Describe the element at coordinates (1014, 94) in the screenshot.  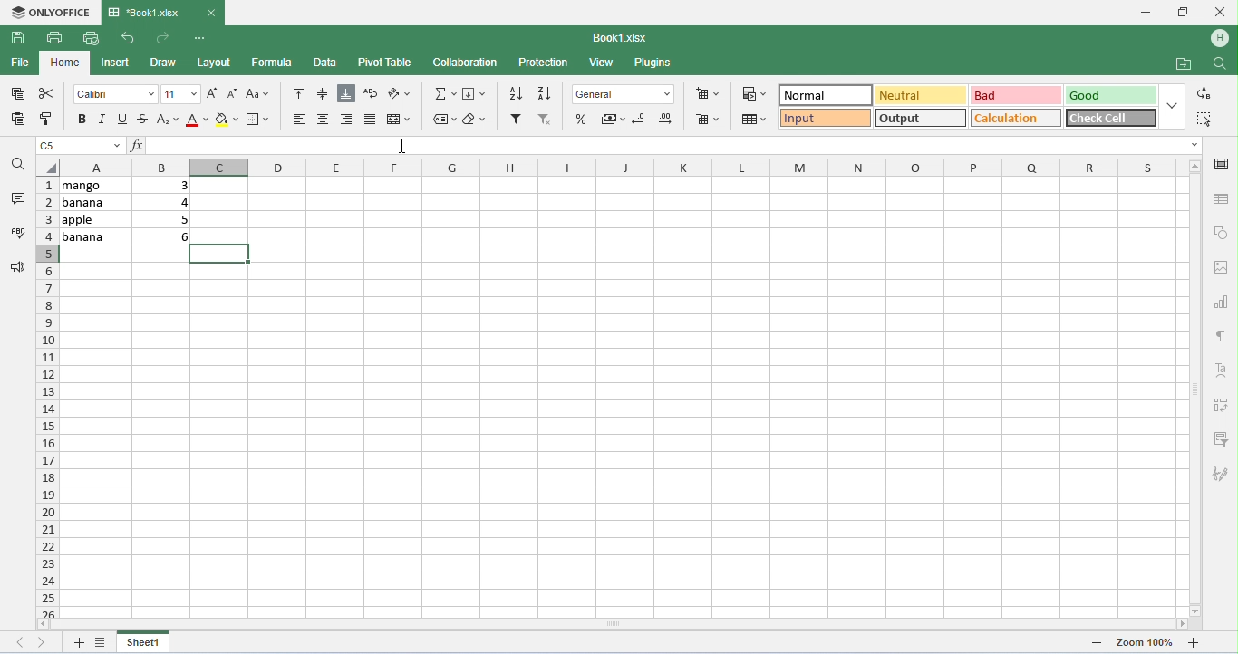
I see `bad` at that location.